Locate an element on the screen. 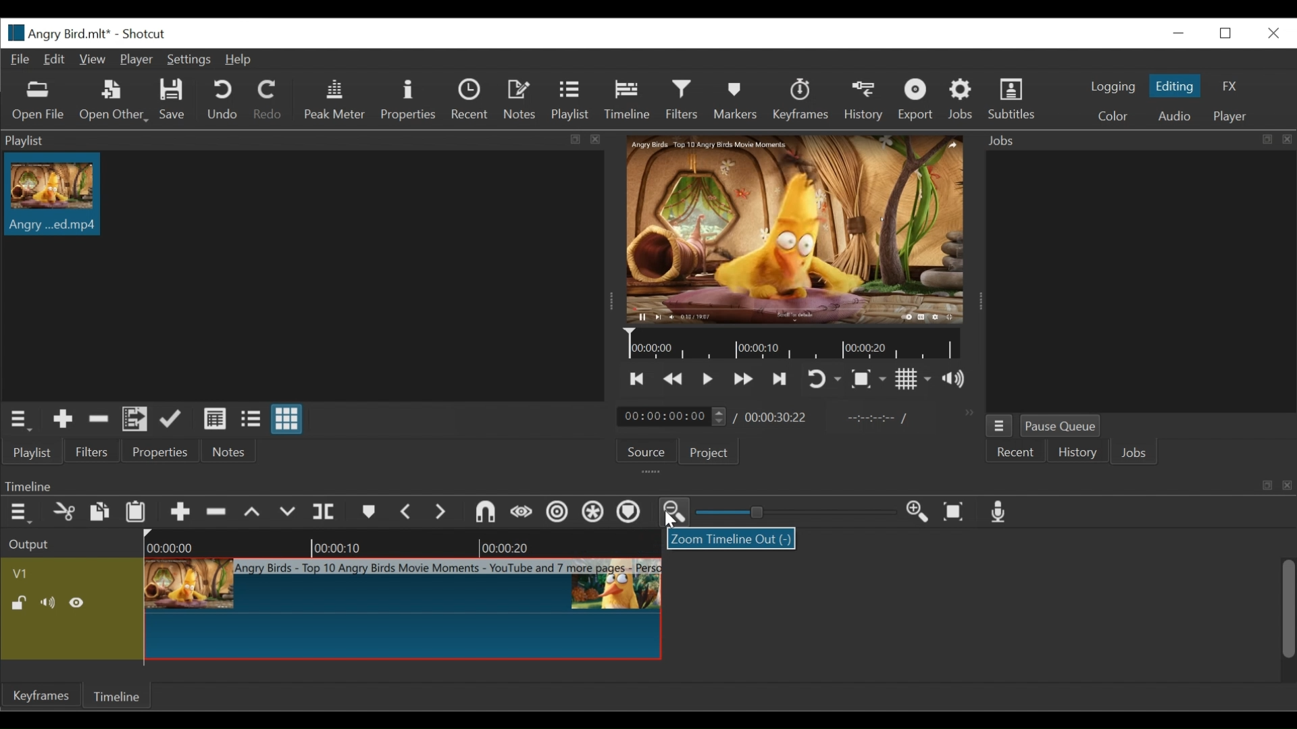 The height and width of the screenshot is (729, 1297). Open Other is located at coordinates (113, 100).